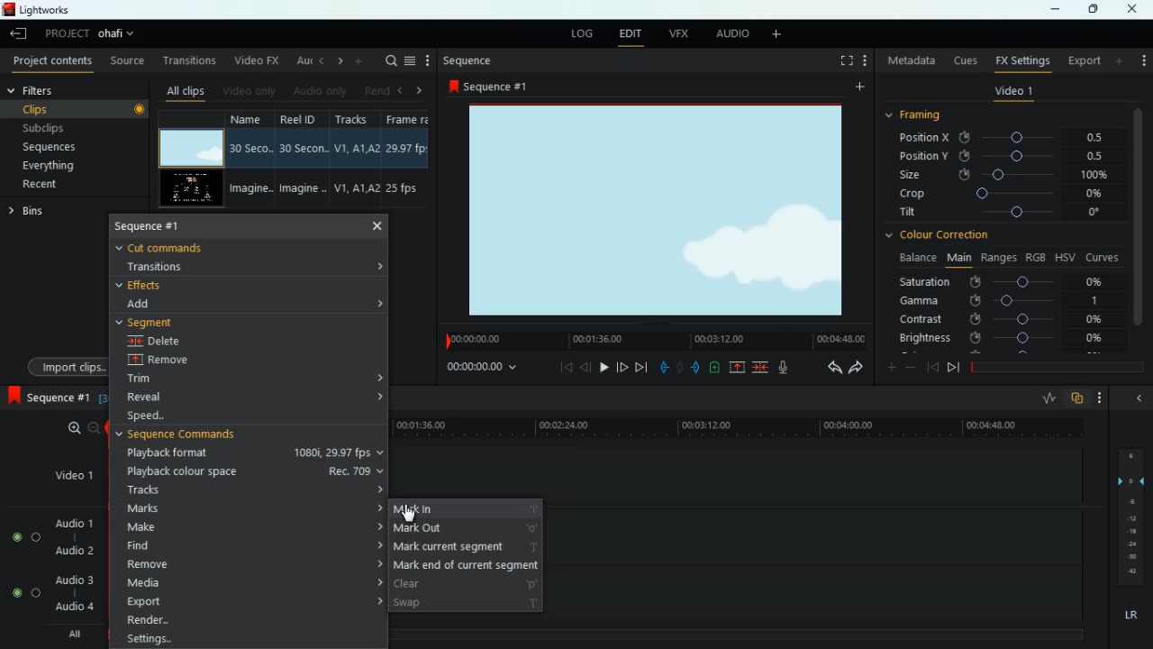  I want to click on project ohafi, so click(95, 35).